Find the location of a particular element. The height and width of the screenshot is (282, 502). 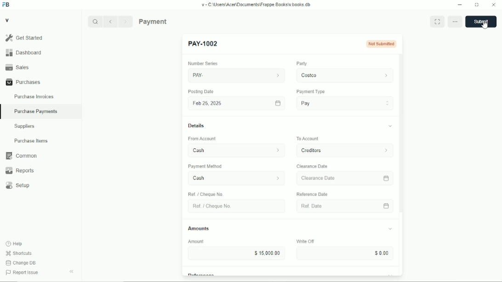

Next is located at coordinates (126, 22).